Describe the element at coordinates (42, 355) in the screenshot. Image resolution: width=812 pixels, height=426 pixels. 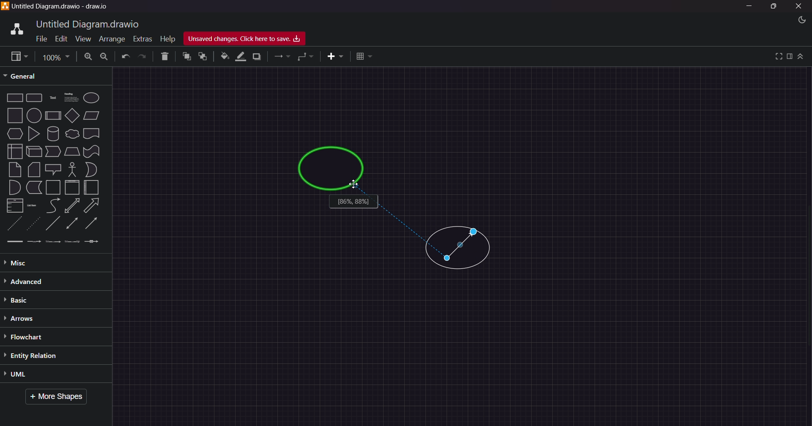
I see `Entity Relation` at that location.